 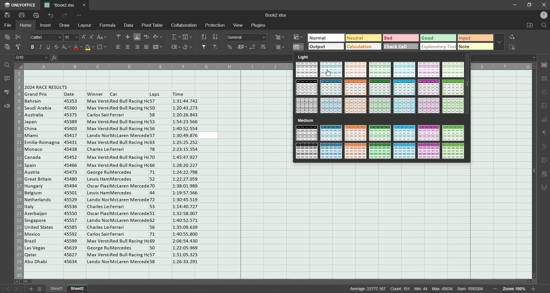 I want to click on output, so click(x=326, y=47).